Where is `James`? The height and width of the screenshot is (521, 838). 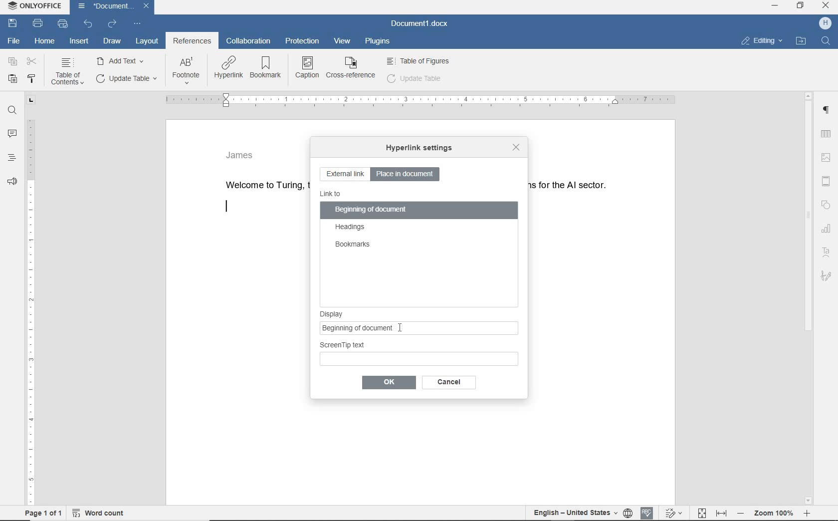
James is located at coordinates (240, 154).